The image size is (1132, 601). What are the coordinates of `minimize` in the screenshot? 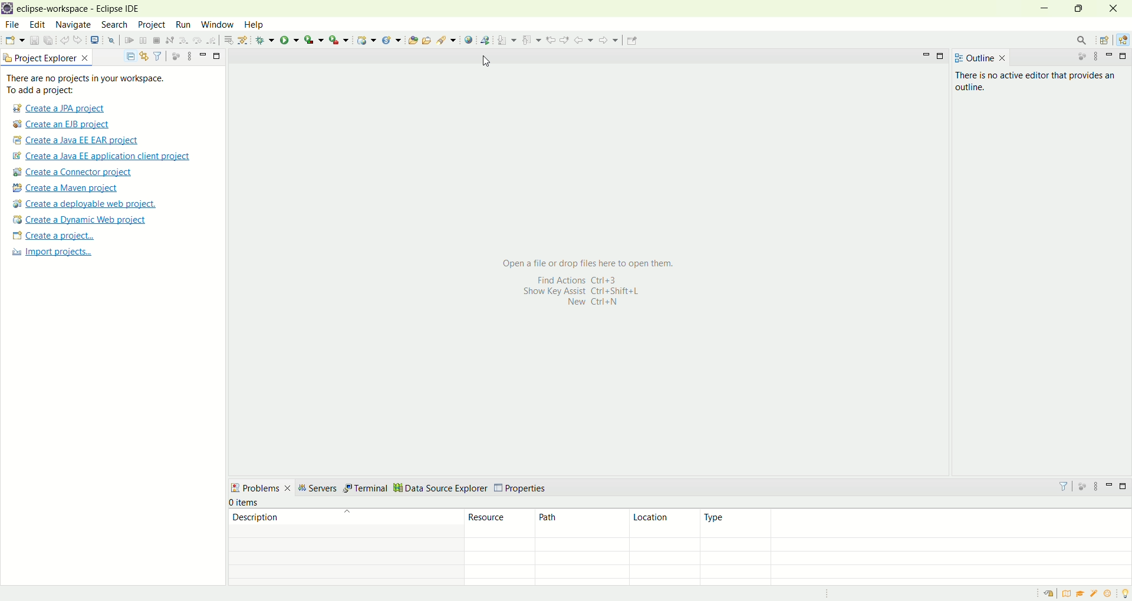 It's located at (1110, 484).